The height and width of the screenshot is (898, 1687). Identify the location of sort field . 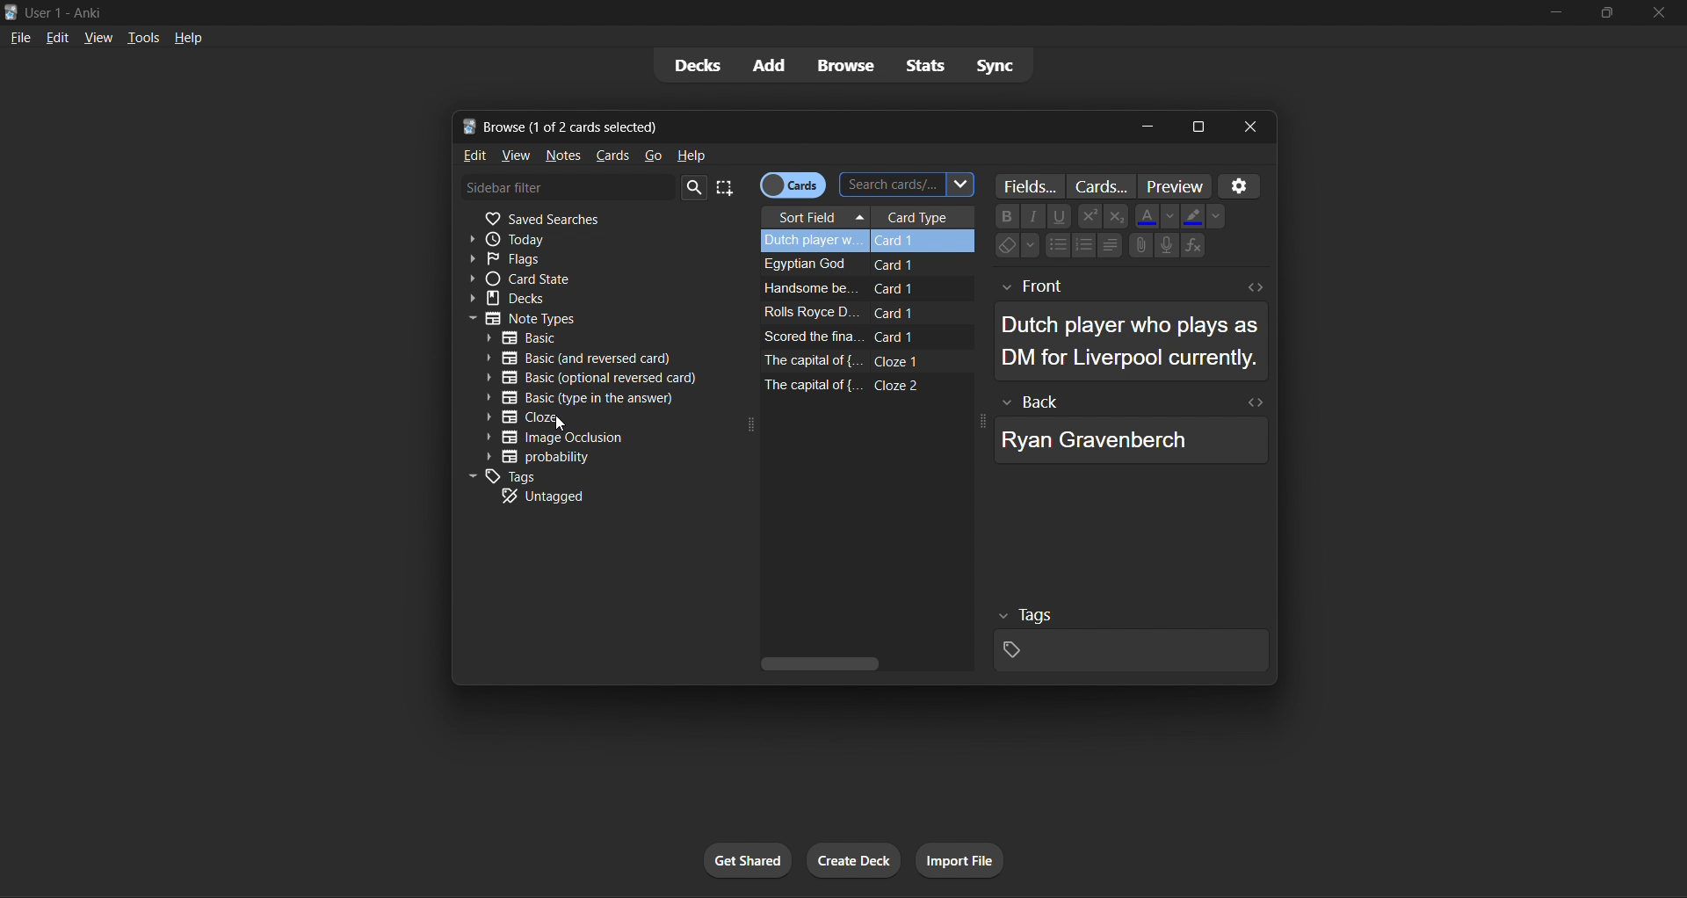
(815, 219).